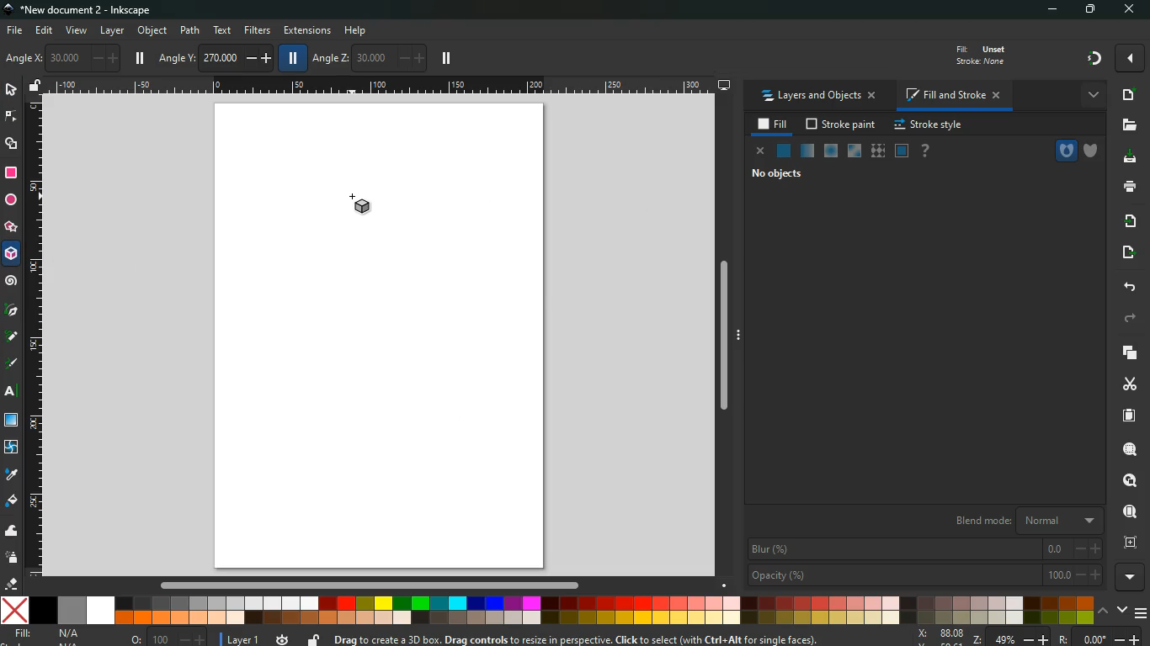 The image size is (1150, 646). What do you see at coordinates (1095, 57) in the screenshot?
I see `gradient` at bounding box center [1095, 57].